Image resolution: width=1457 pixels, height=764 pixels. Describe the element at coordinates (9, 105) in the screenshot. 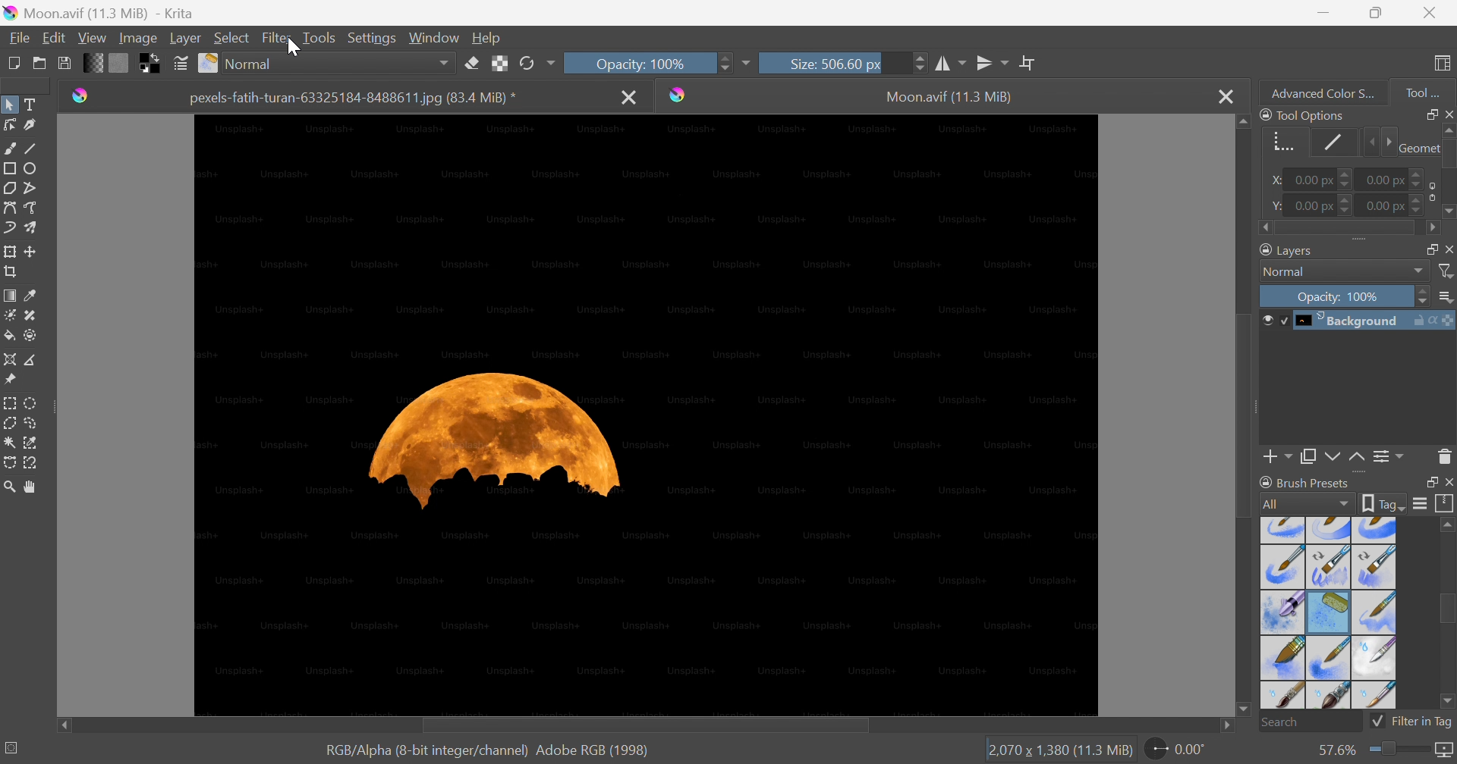

I see `Select shapes tool` at that location.